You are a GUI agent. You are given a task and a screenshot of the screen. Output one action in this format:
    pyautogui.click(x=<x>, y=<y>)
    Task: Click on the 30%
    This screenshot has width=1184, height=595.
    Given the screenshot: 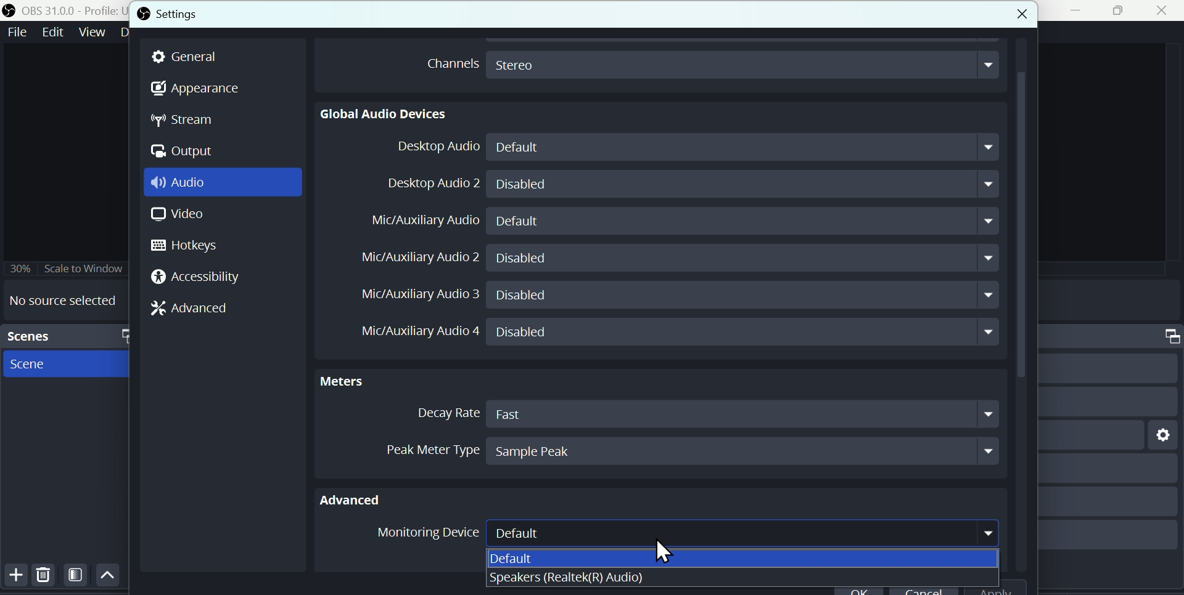 What is the action you would take?
    pyautogui.click(x=20, y=267)
    